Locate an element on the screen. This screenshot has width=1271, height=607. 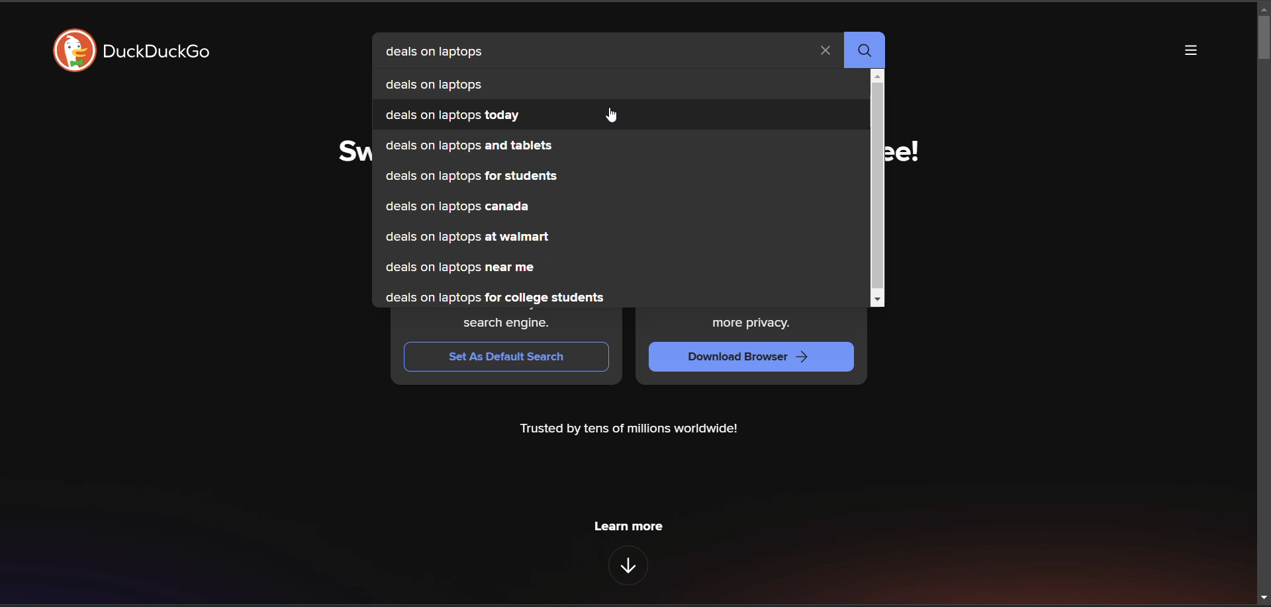
clear search term is located at coordinates (827, 52).